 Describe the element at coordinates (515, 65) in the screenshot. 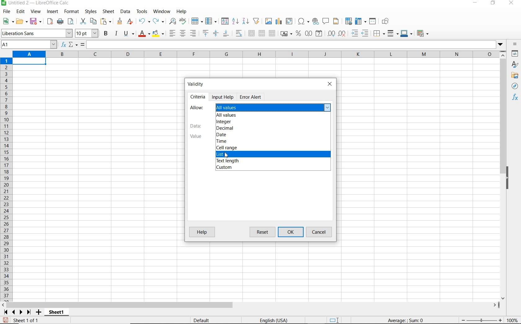

I see `styles` at that location.